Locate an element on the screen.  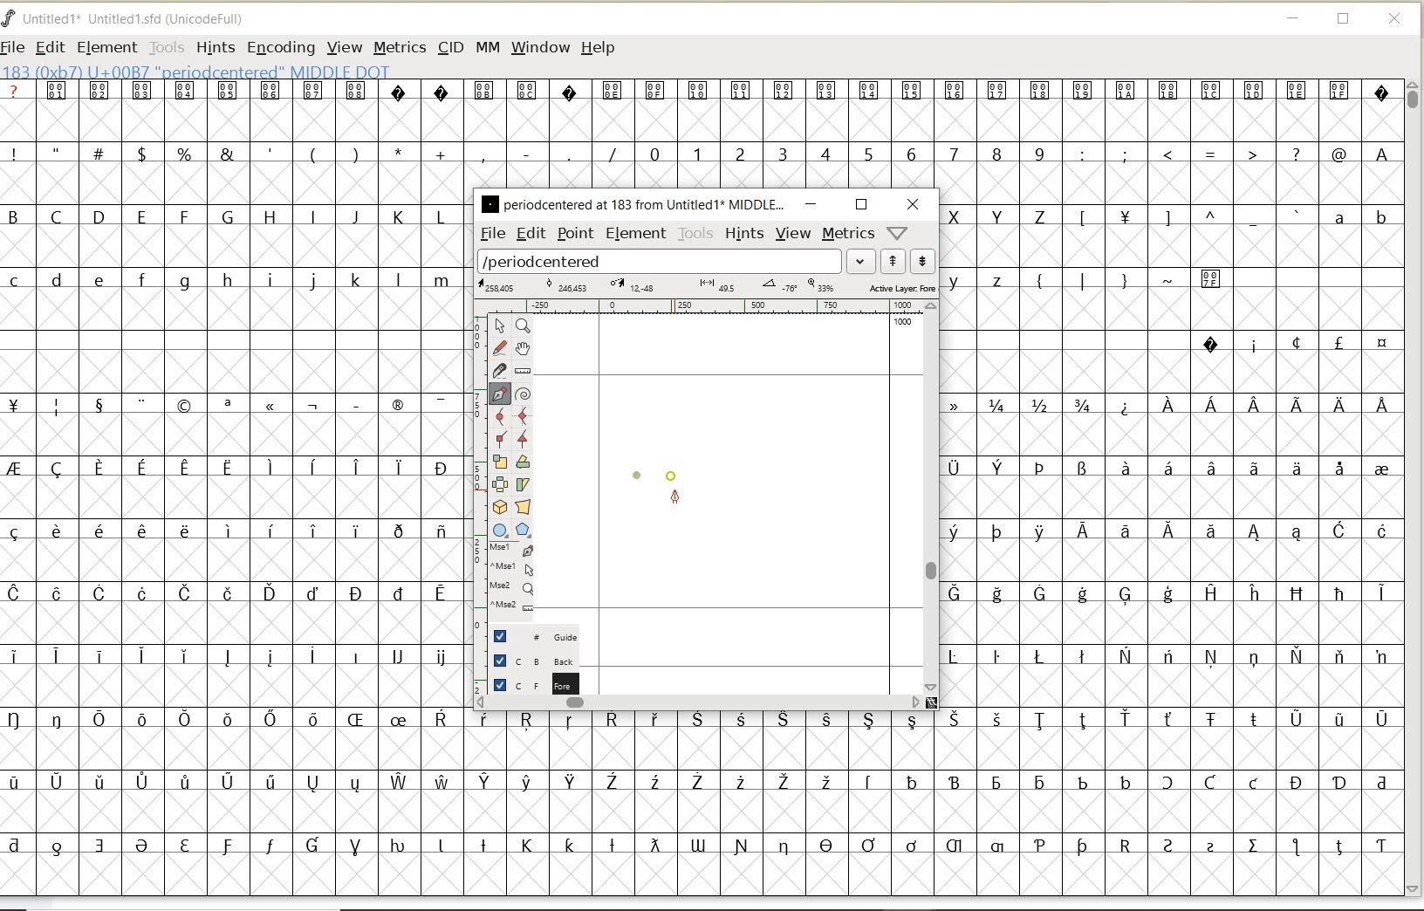
Add a corner point is located at coordinates (523, 437).